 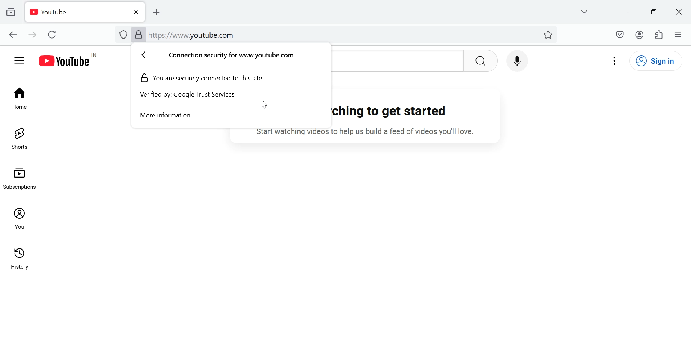 What do you see at coordinates (19, 60) in the screenshot?
I see `Menu` at bounding box center [19, 60].